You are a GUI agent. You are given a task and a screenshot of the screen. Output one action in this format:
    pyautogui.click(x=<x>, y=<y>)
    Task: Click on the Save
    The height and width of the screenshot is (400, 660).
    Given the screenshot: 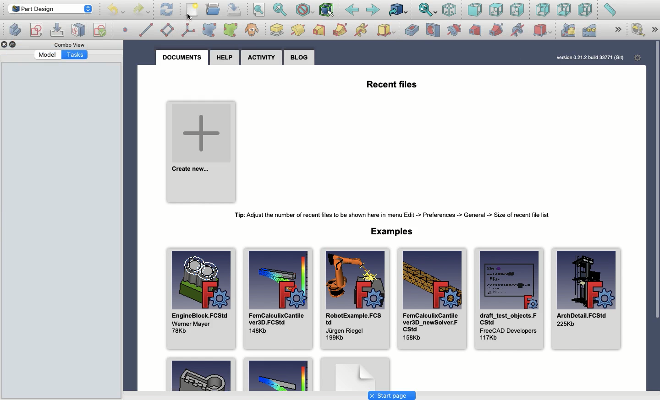 What is the action you would take?
    pyautogui.click(x=233, y=9)
    